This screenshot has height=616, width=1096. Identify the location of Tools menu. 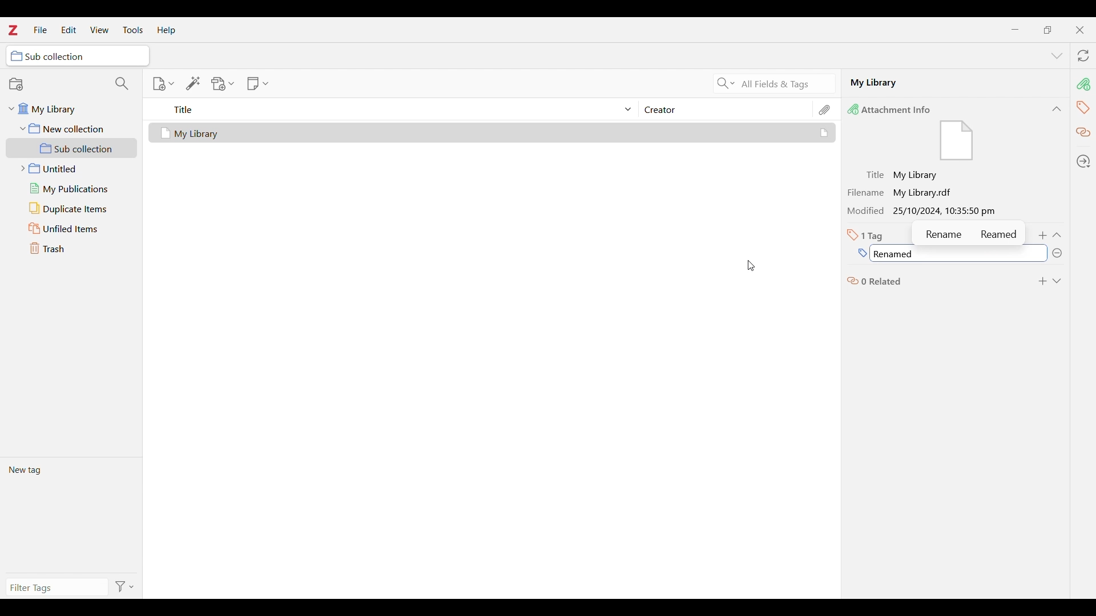
(133, 30).